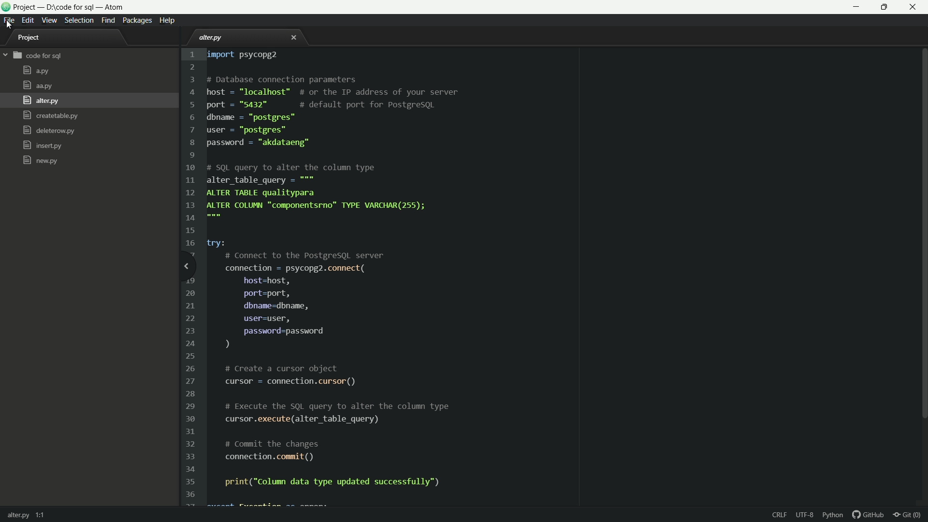 This screenshot has width=928, height=522. What do you see at coordinates (8, 20) in the screenshot?
I see `file menu` at bounding box center [8, 20].